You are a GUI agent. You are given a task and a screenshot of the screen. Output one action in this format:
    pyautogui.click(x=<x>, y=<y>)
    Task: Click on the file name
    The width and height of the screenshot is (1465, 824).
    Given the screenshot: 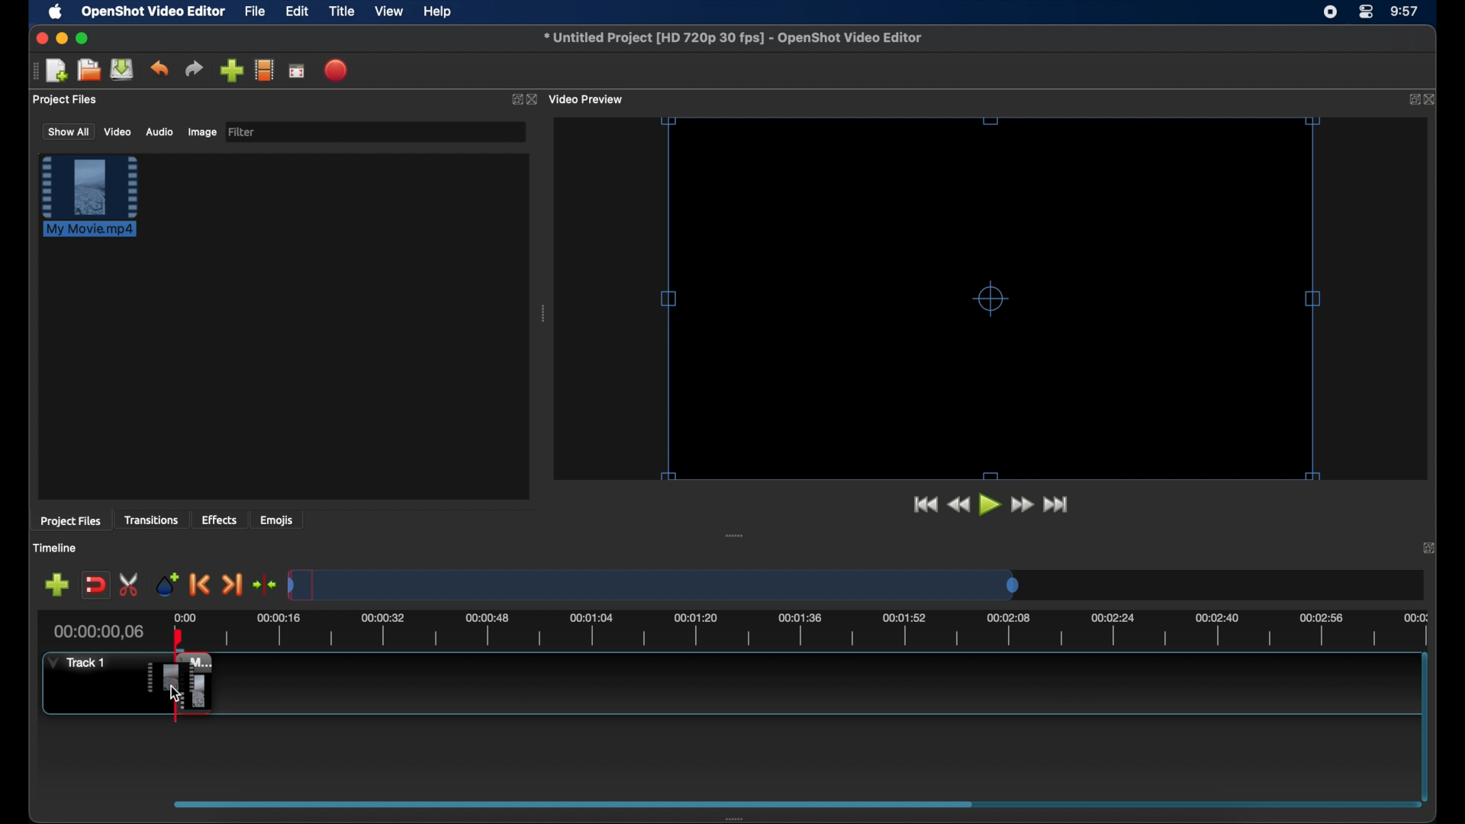 What is the action you would take?
    pyautogui.click(x=734, y=38)
    